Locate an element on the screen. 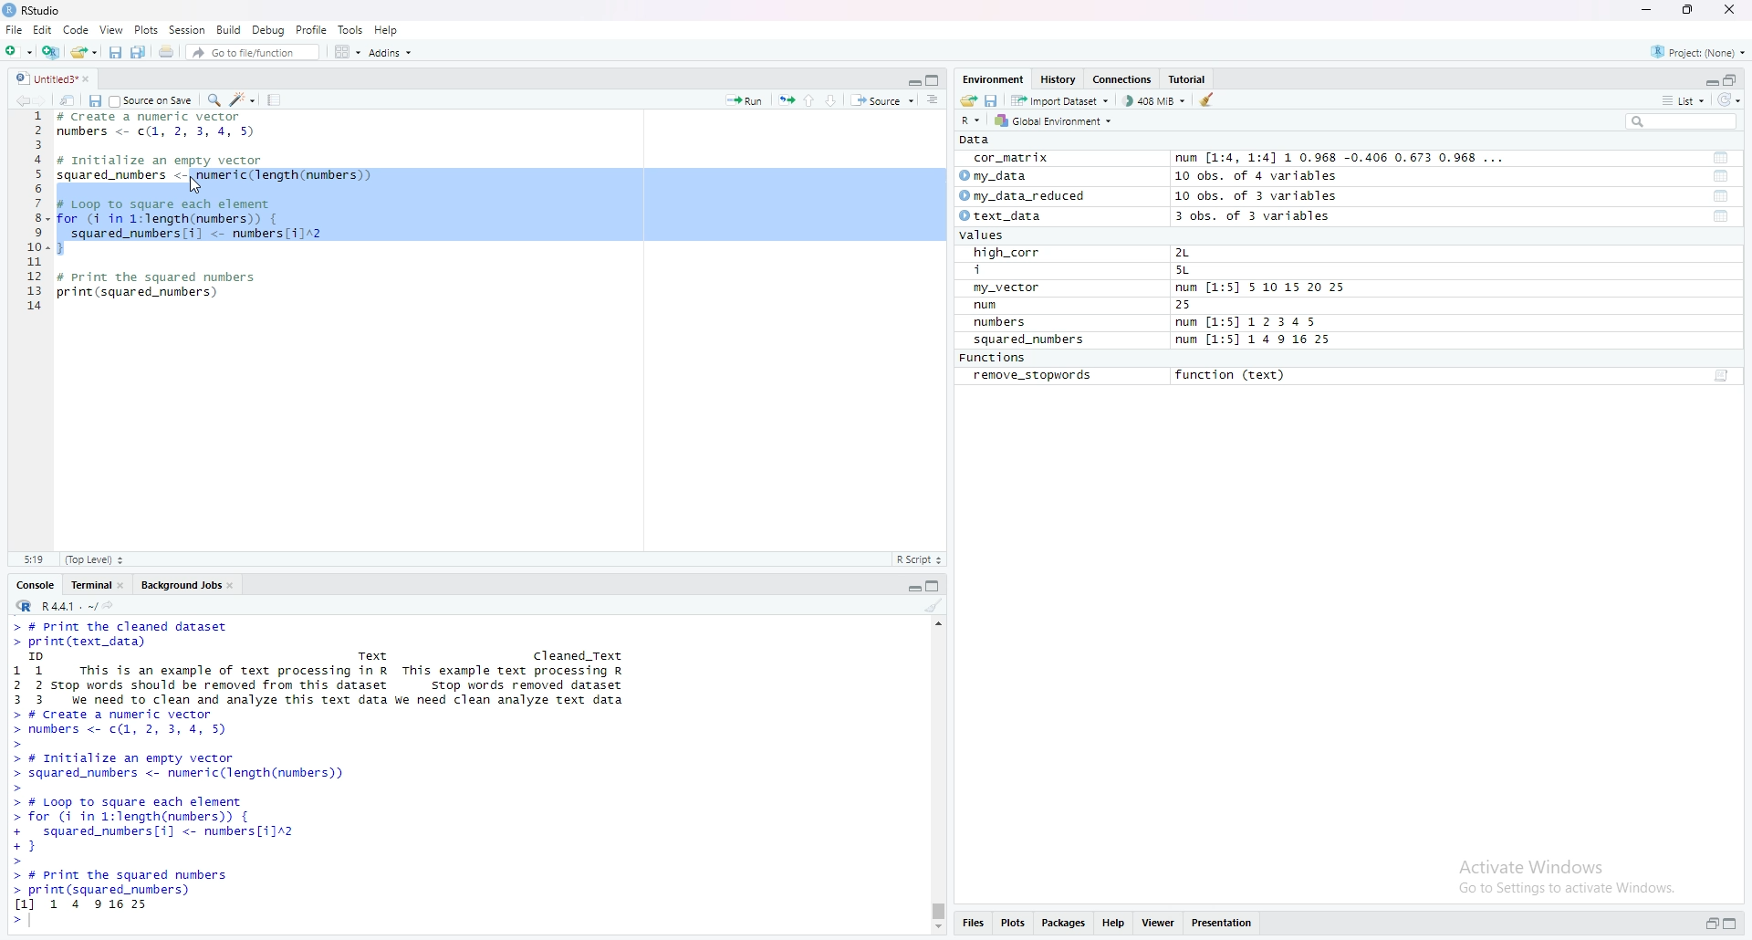 The height and width of the screenshot is (940, 1752). down is located at coordinates (832, 99).